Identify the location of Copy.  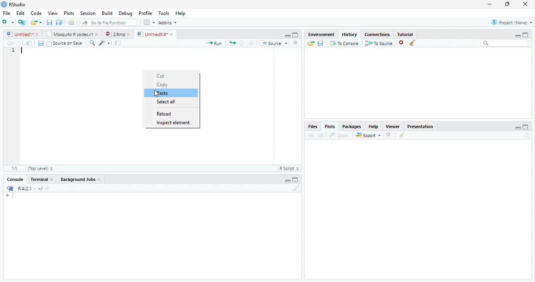
(171, 84).